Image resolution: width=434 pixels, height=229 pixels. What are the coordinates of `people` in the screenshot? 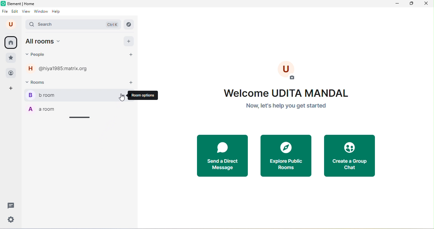 It's located at (11, 74).